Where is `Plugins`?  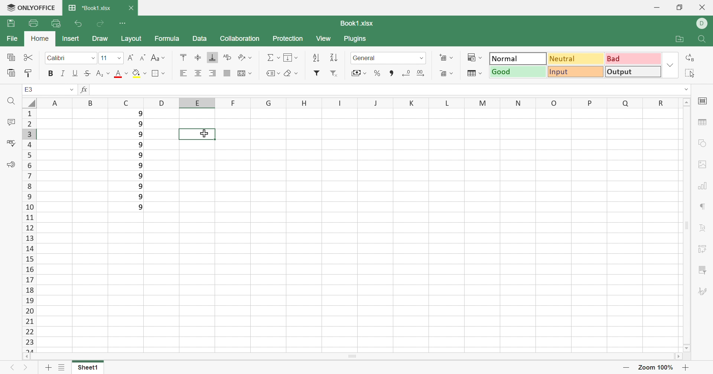 Plugins is located at coordinates (358, 40).